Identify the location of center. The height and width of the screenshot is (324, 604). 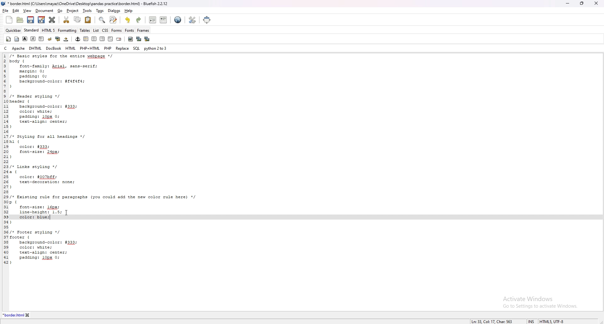
(94, 39).